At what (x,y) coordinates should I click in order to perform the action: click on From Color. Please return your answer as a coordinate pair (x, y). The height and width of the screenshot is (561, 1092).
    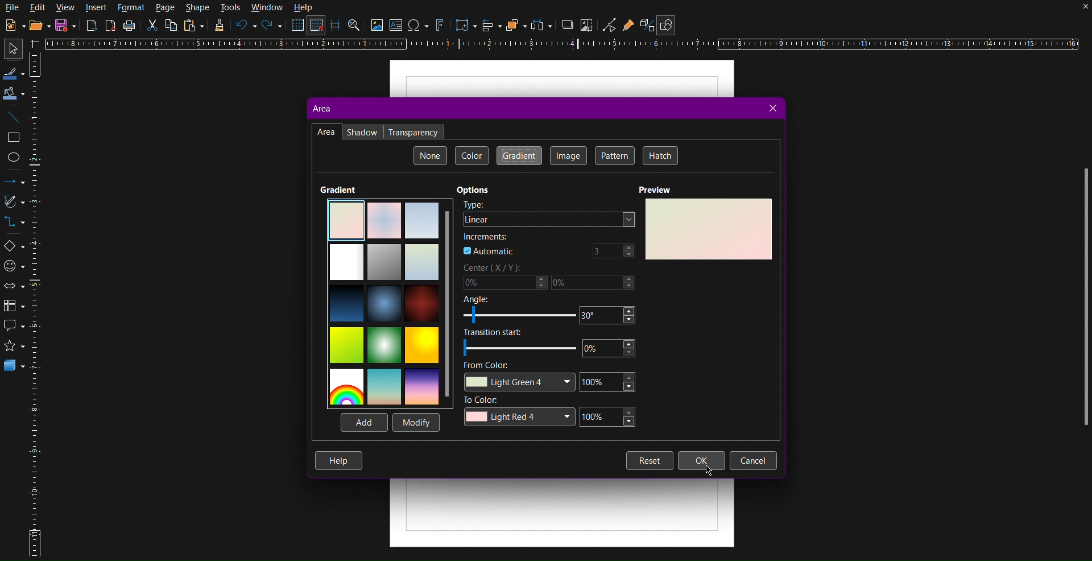
    Looking at the image, I should click on (547, 376).